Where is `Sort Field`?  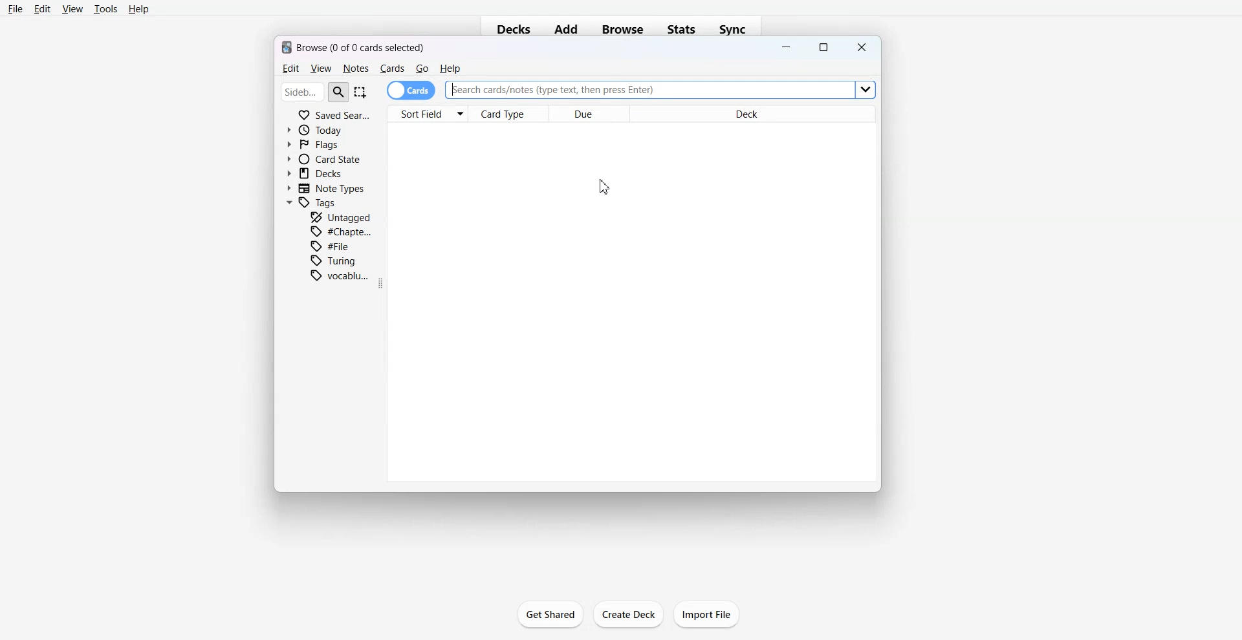 Sort Field is located at coordinates (427, 114).